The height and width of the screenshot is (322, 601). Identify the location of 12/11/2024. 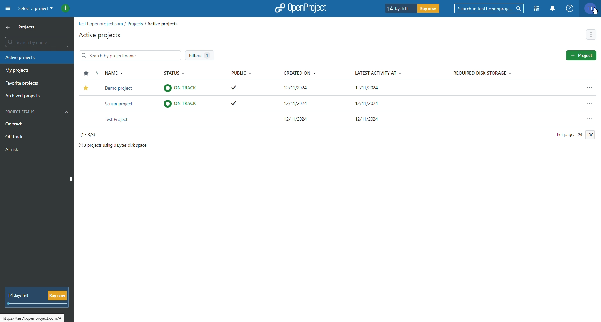
(297, 102).